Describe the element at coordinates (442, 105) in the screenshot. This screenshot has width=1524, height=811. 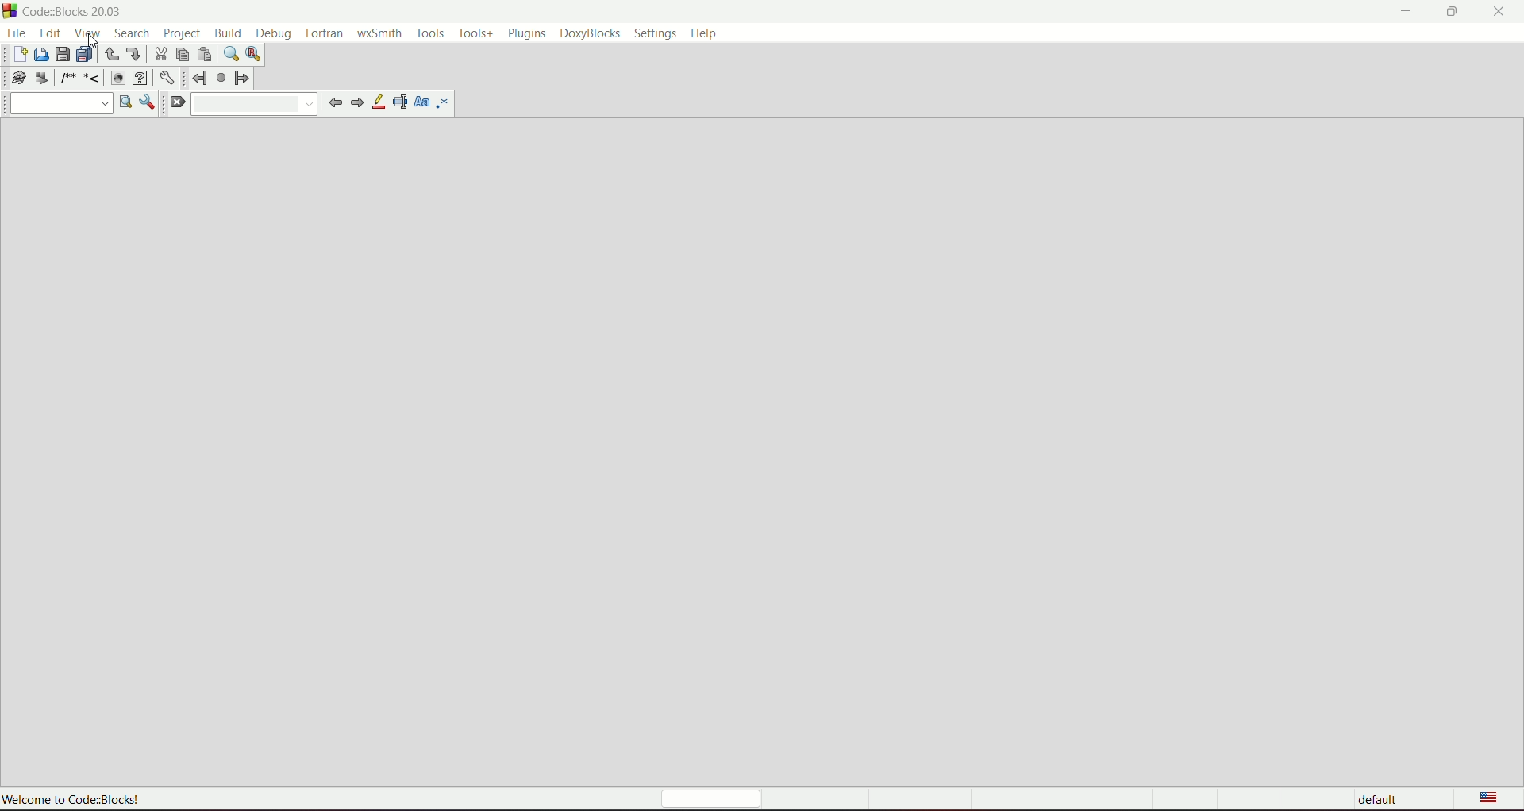
I see `use regex` at that location.